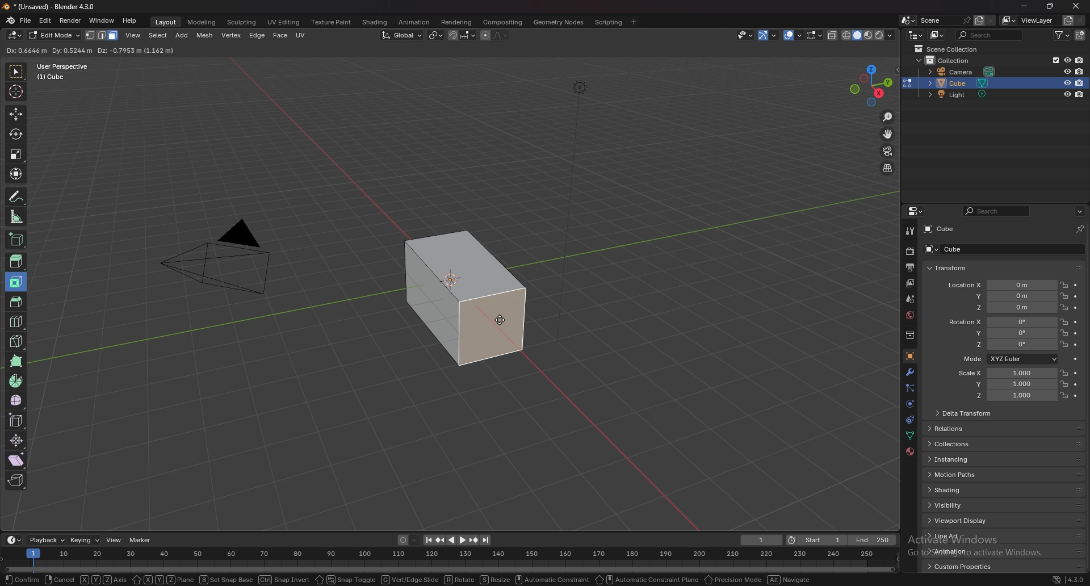 The image size is (1090, 586). Describe the element at coordinates (815, 35) in the screenshot. I see `mesh edit mode` at that location.